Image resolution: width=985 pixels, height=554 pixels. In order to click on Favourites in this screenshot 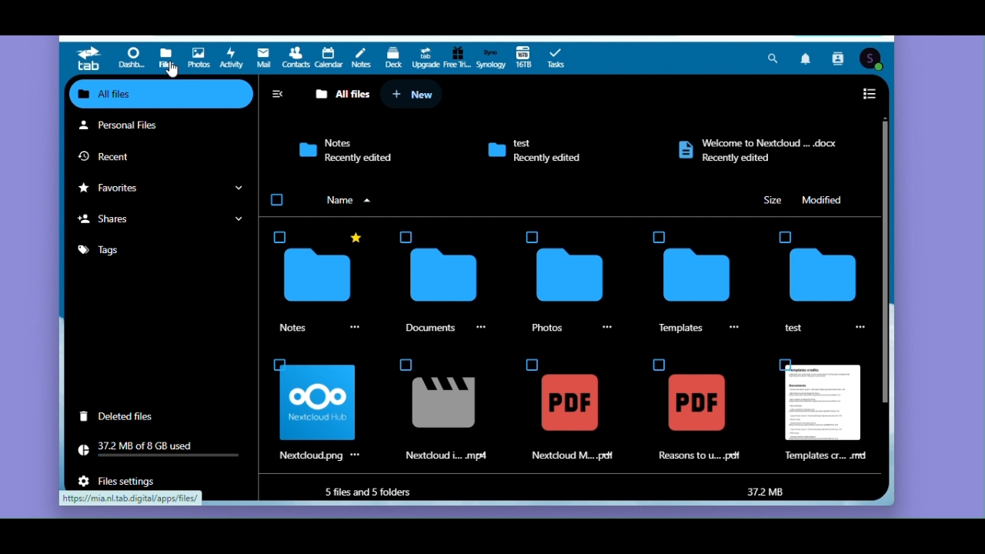, I will do `click(158, 189)`.